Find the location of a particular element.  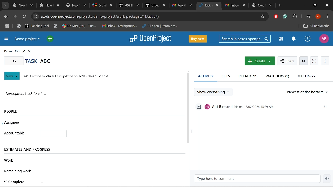

Go back is located at coordinates (13, 61).